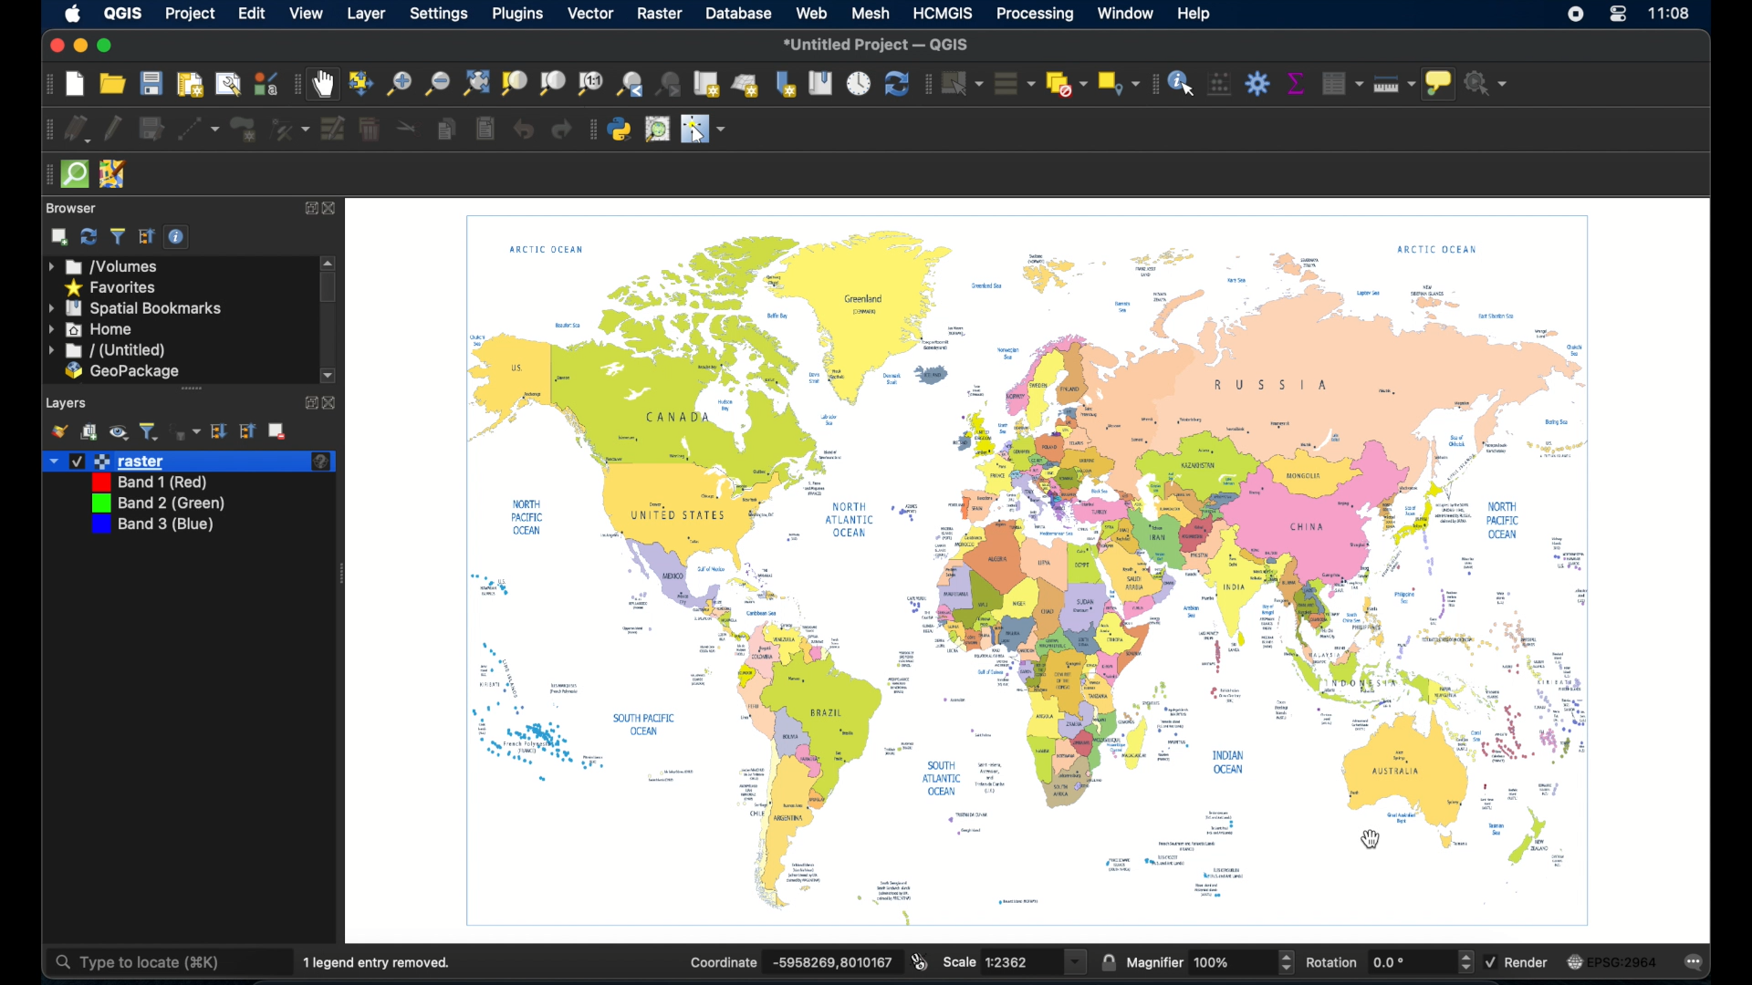 The height and width of the screenshot is (985, 1752). I want to click on attribute toolbar, so click(1152, 84).